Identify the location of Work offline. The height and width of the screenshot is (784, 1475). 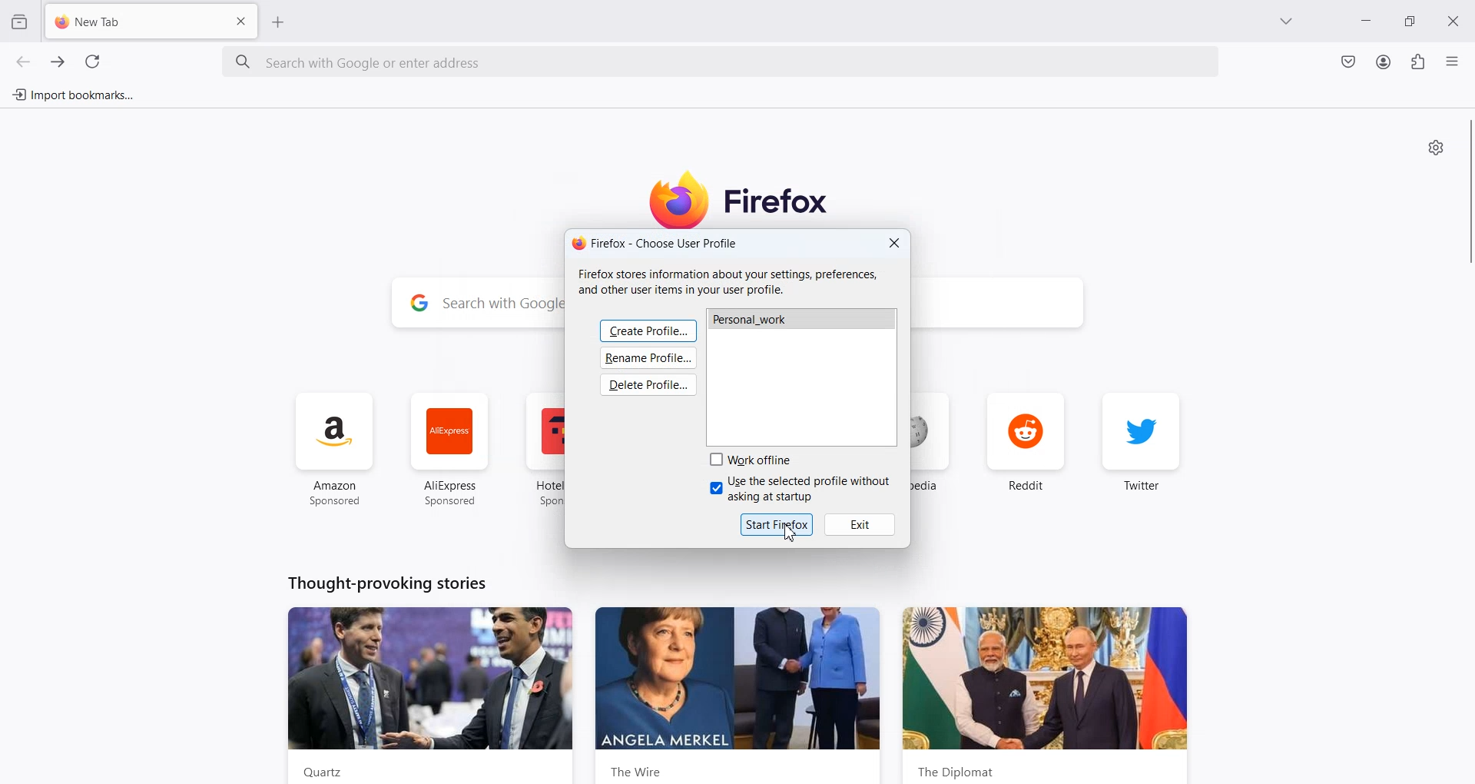
(754, 460).